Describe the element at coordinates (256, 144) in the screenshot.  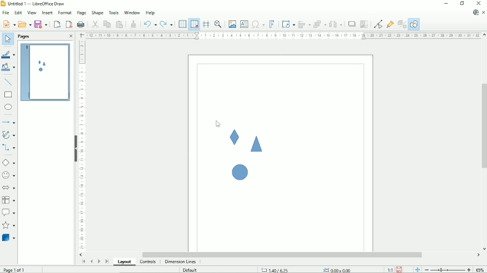
I see `Shape` at that location.